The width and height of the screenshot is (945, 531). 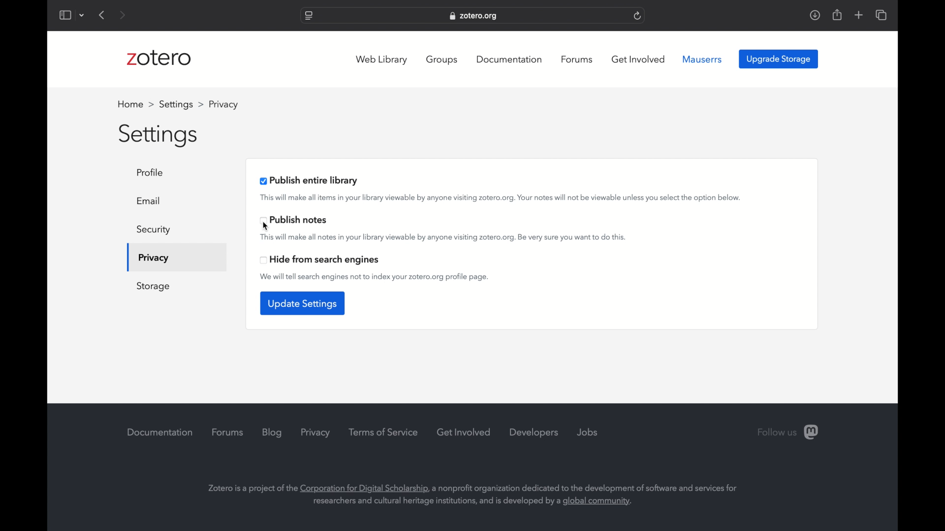 What do you see at coordinates (788, 433) in the screenshot?
I see `follow us` at bounding box center [788, 433].